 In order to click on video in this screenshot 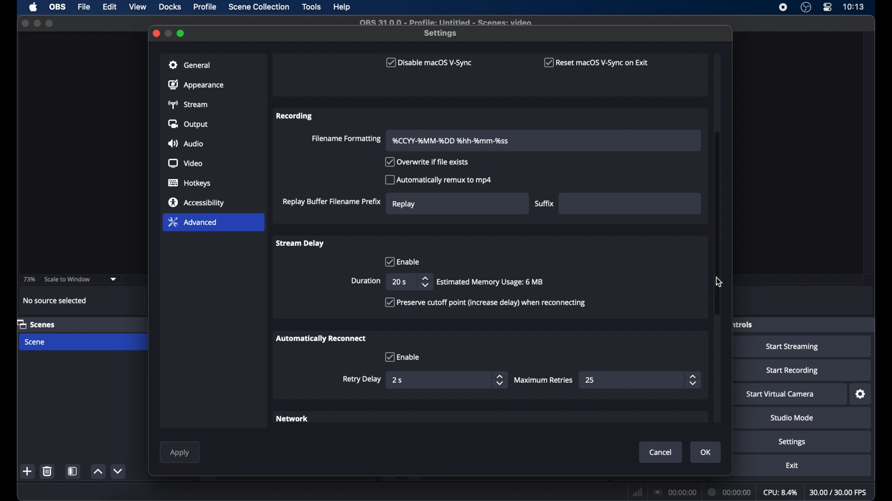, I will do `click(186, 164)`.